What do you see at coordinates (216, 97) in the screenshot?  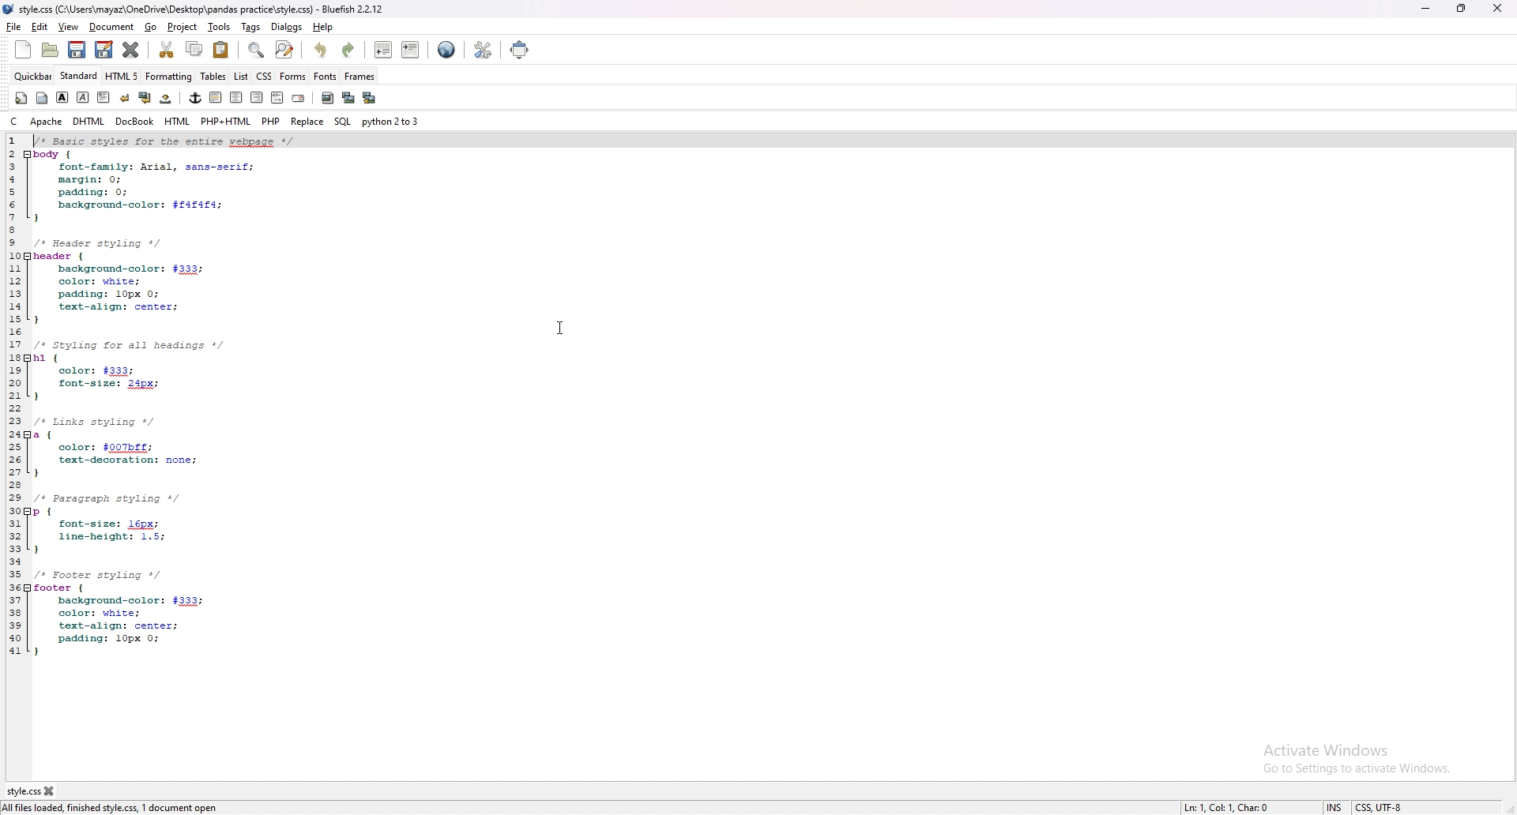 I see `horizontal rule` at bounding box center [216, 97].